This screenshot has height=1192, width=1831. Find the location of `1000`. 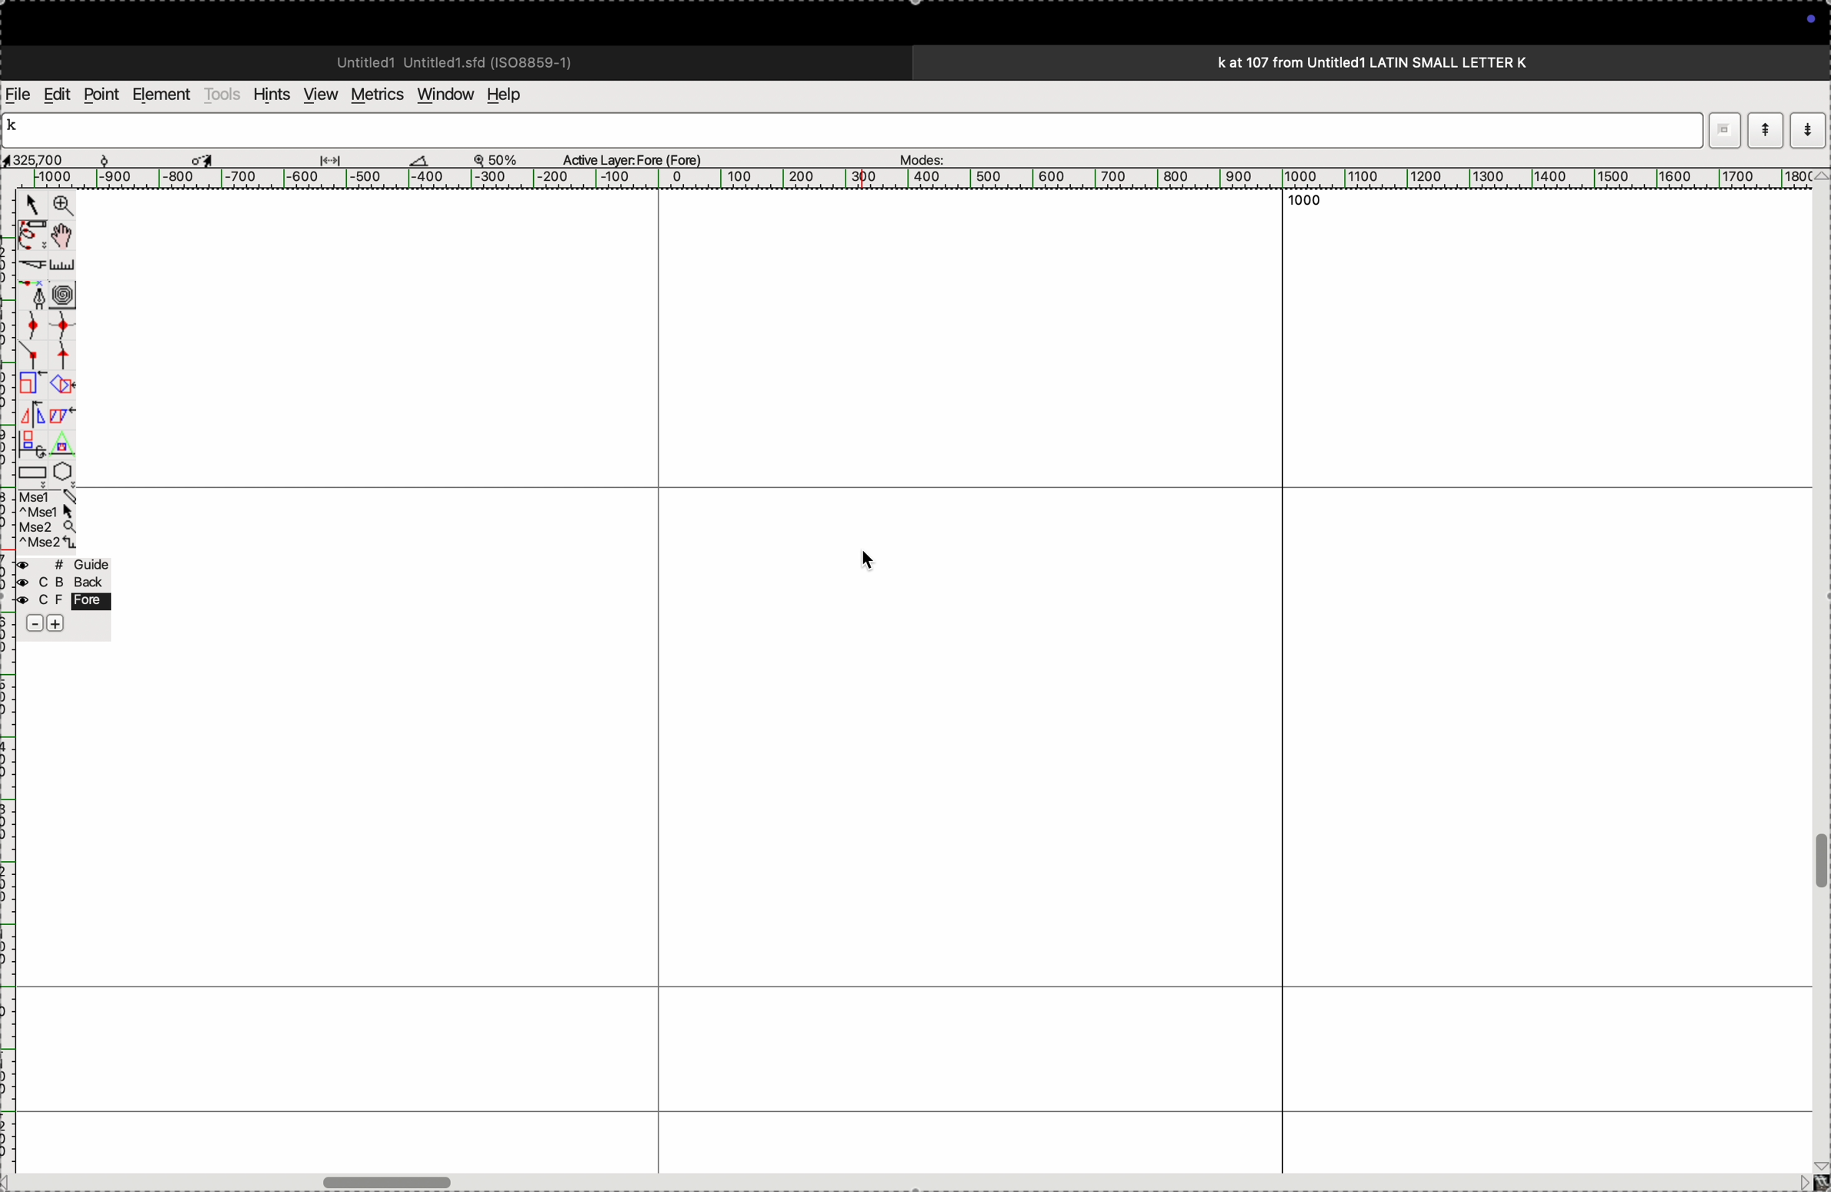

1000 is located at coordinates (1296, 205).